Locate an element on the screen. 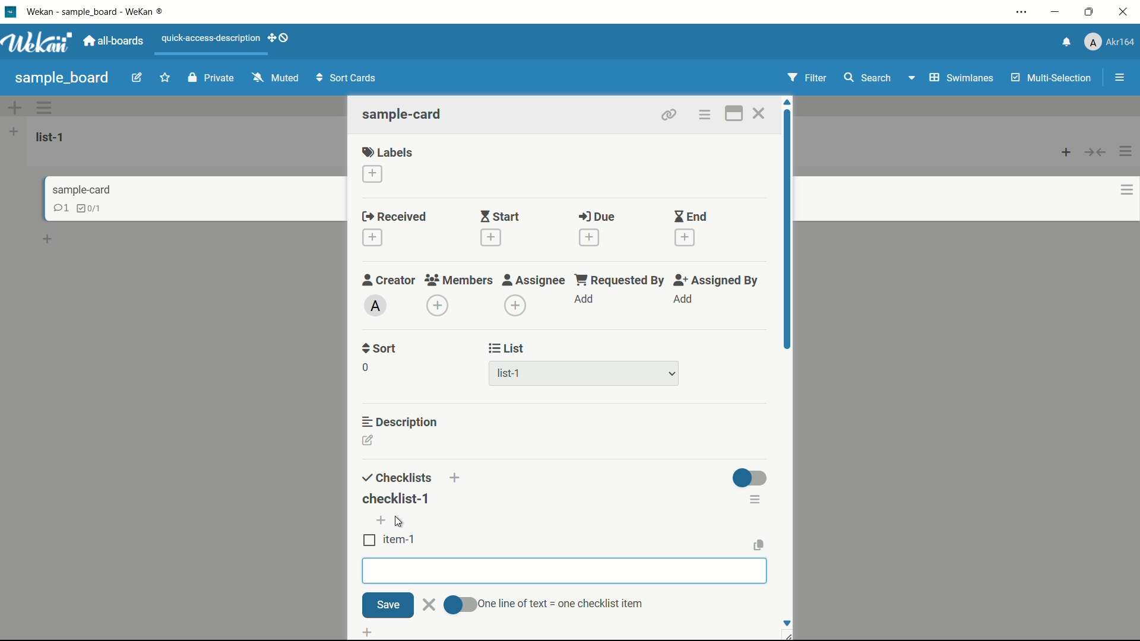 This screenshot has height=641, width=1140. settings and more is located at coordinates (1022, 13).